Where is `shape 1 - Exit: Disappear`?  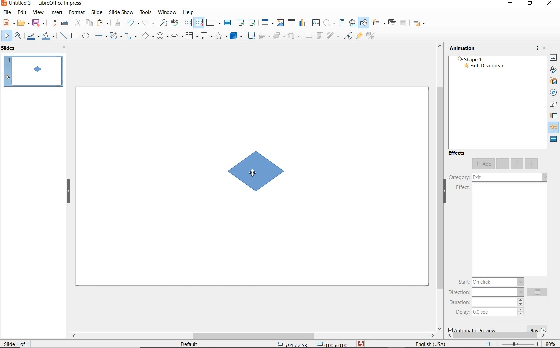 shape 1 - Exit: Disappear is located at coordinates (480, 64).